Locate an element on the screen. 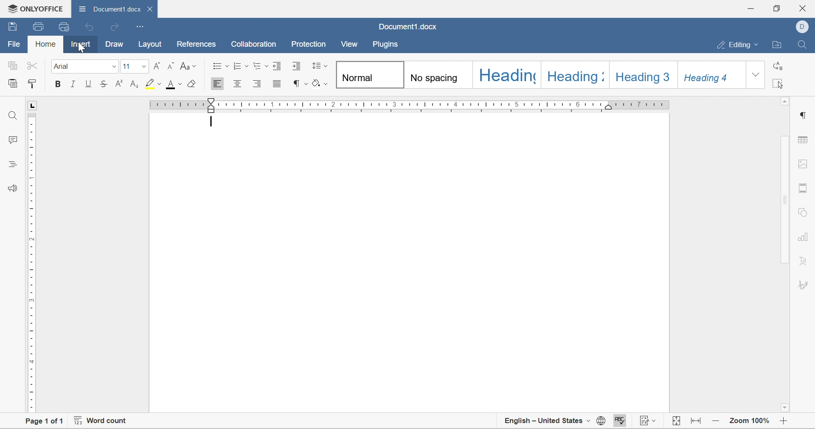 The height and width of the screenshot is (429, 815). Chart settings is located at coordinates (802, 240).